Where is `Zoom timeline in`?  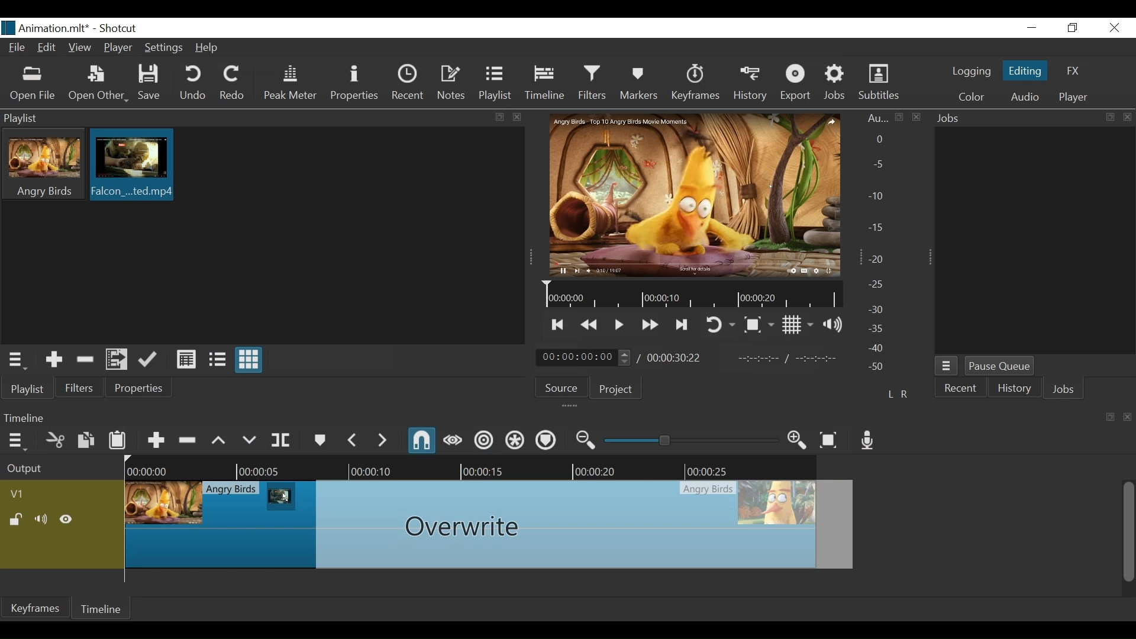
Zoom timeline in is located at coordinates (798, 441).